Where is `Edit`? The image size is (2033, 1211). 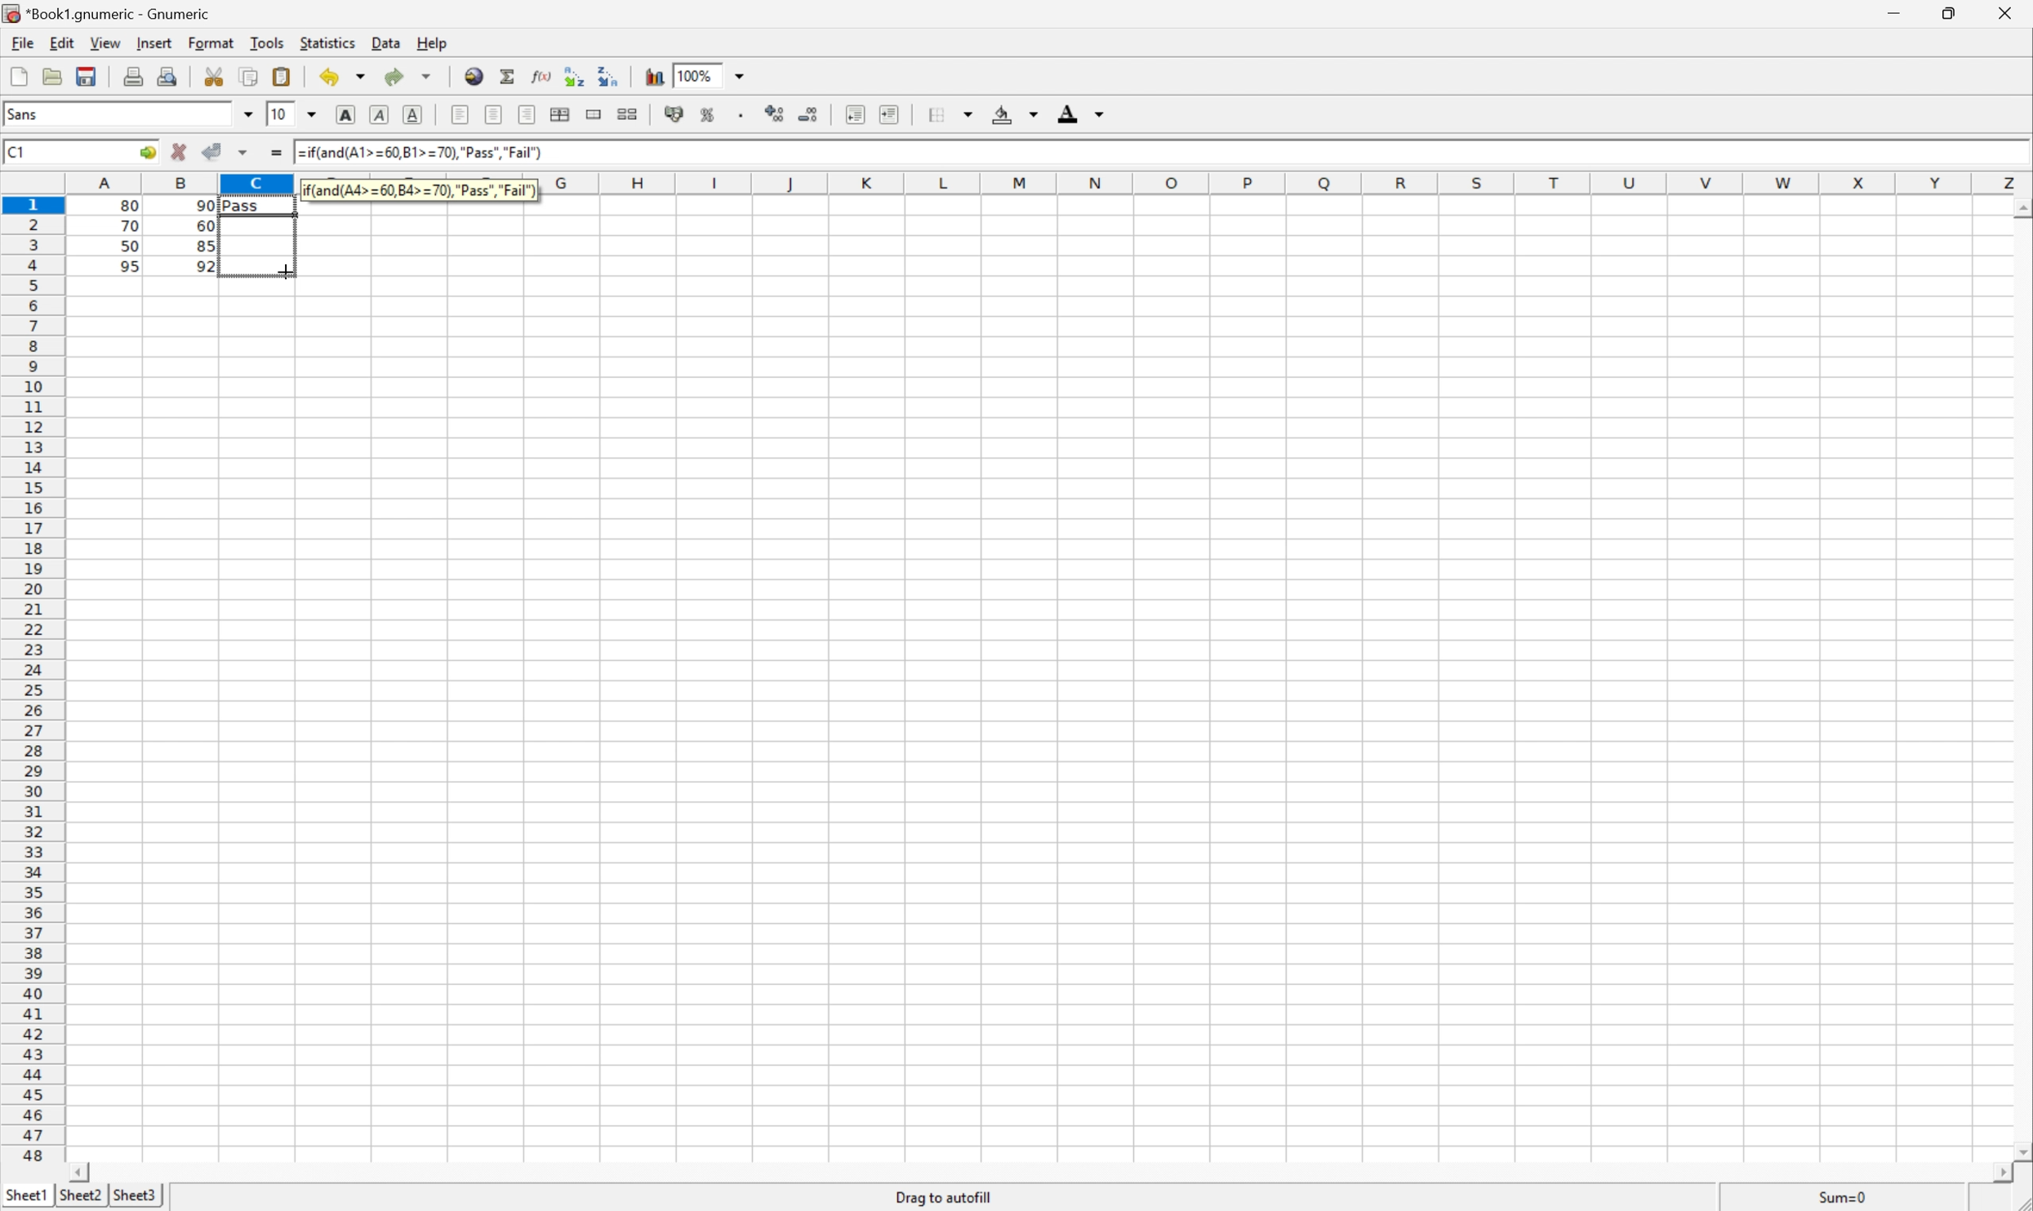
Edit is located at coordinates (61, 44).